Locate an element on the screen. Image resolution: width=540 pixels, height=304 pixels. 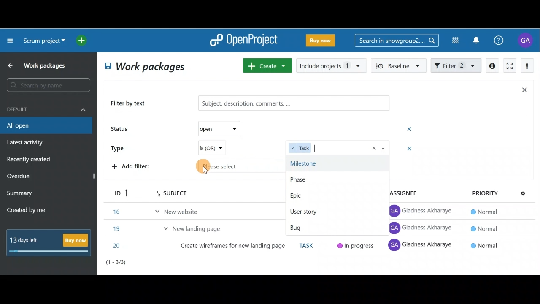
Subject, description, comments is located at coordinates (290, 104).